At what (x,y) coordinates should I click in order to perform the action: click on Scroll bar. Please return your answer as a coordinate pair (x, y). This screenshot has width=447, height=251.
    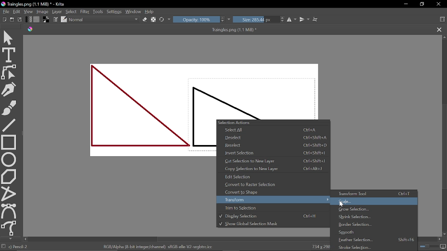
    Looking at the image, I should click on (444, 135).